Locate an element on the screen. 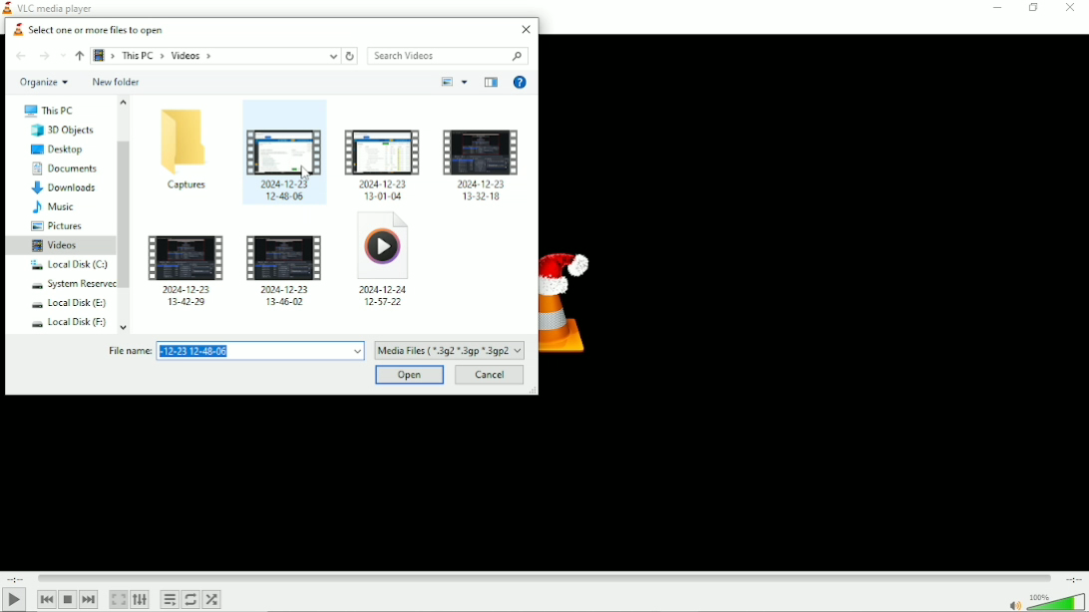 Image resolution: width=1089 pixels, height=612 pixels. Cancel is located at coordinates (489, 375).